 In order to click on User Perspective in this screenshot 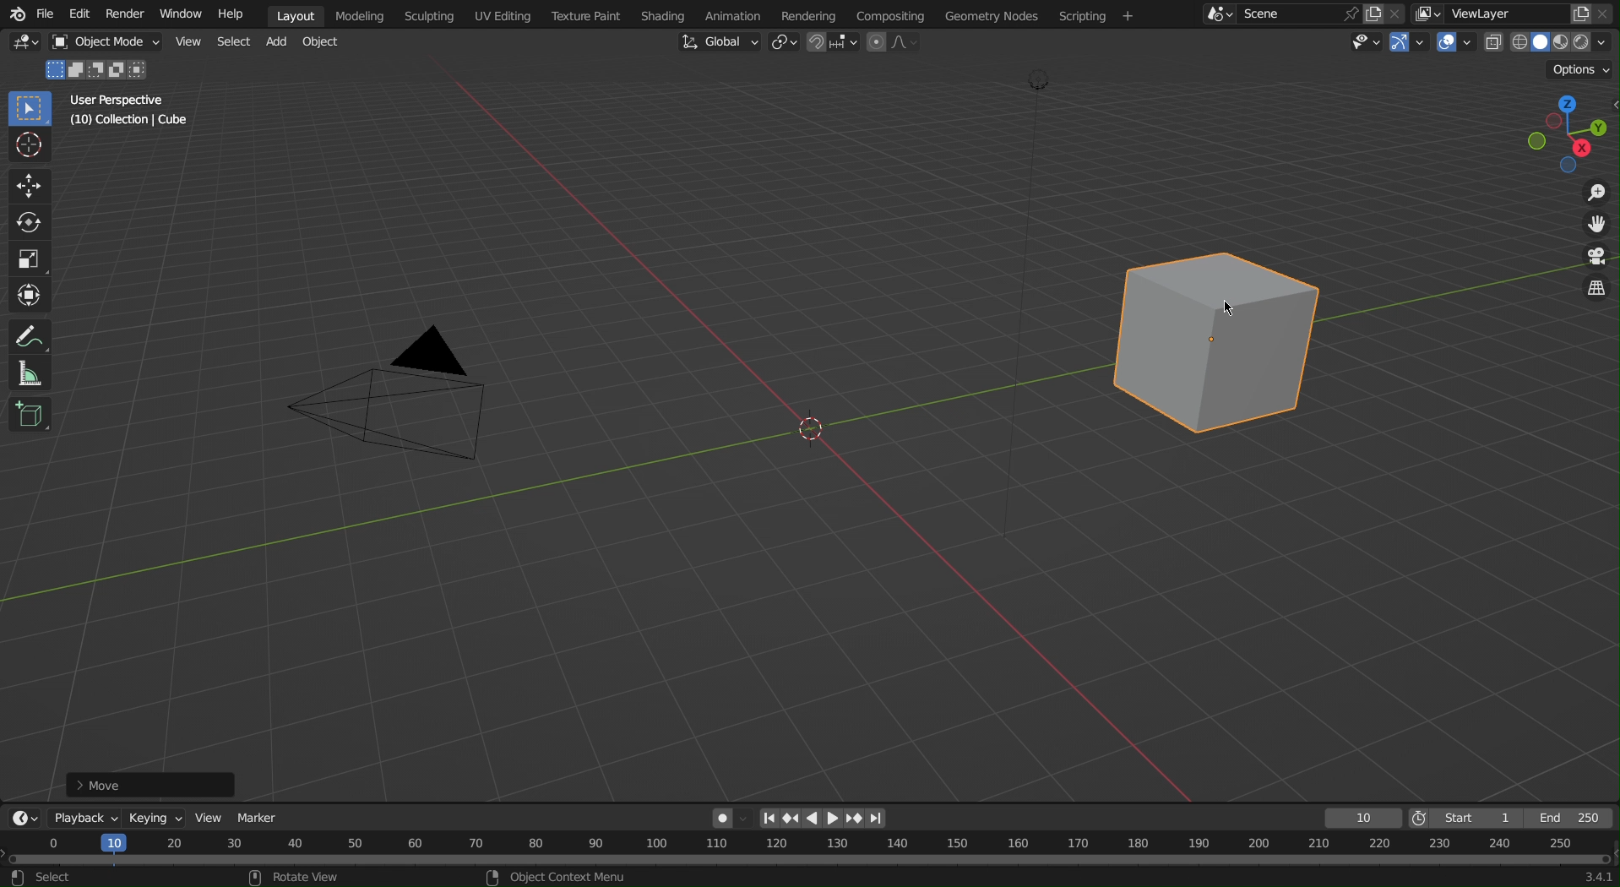, I will do `click(124, 102)`.